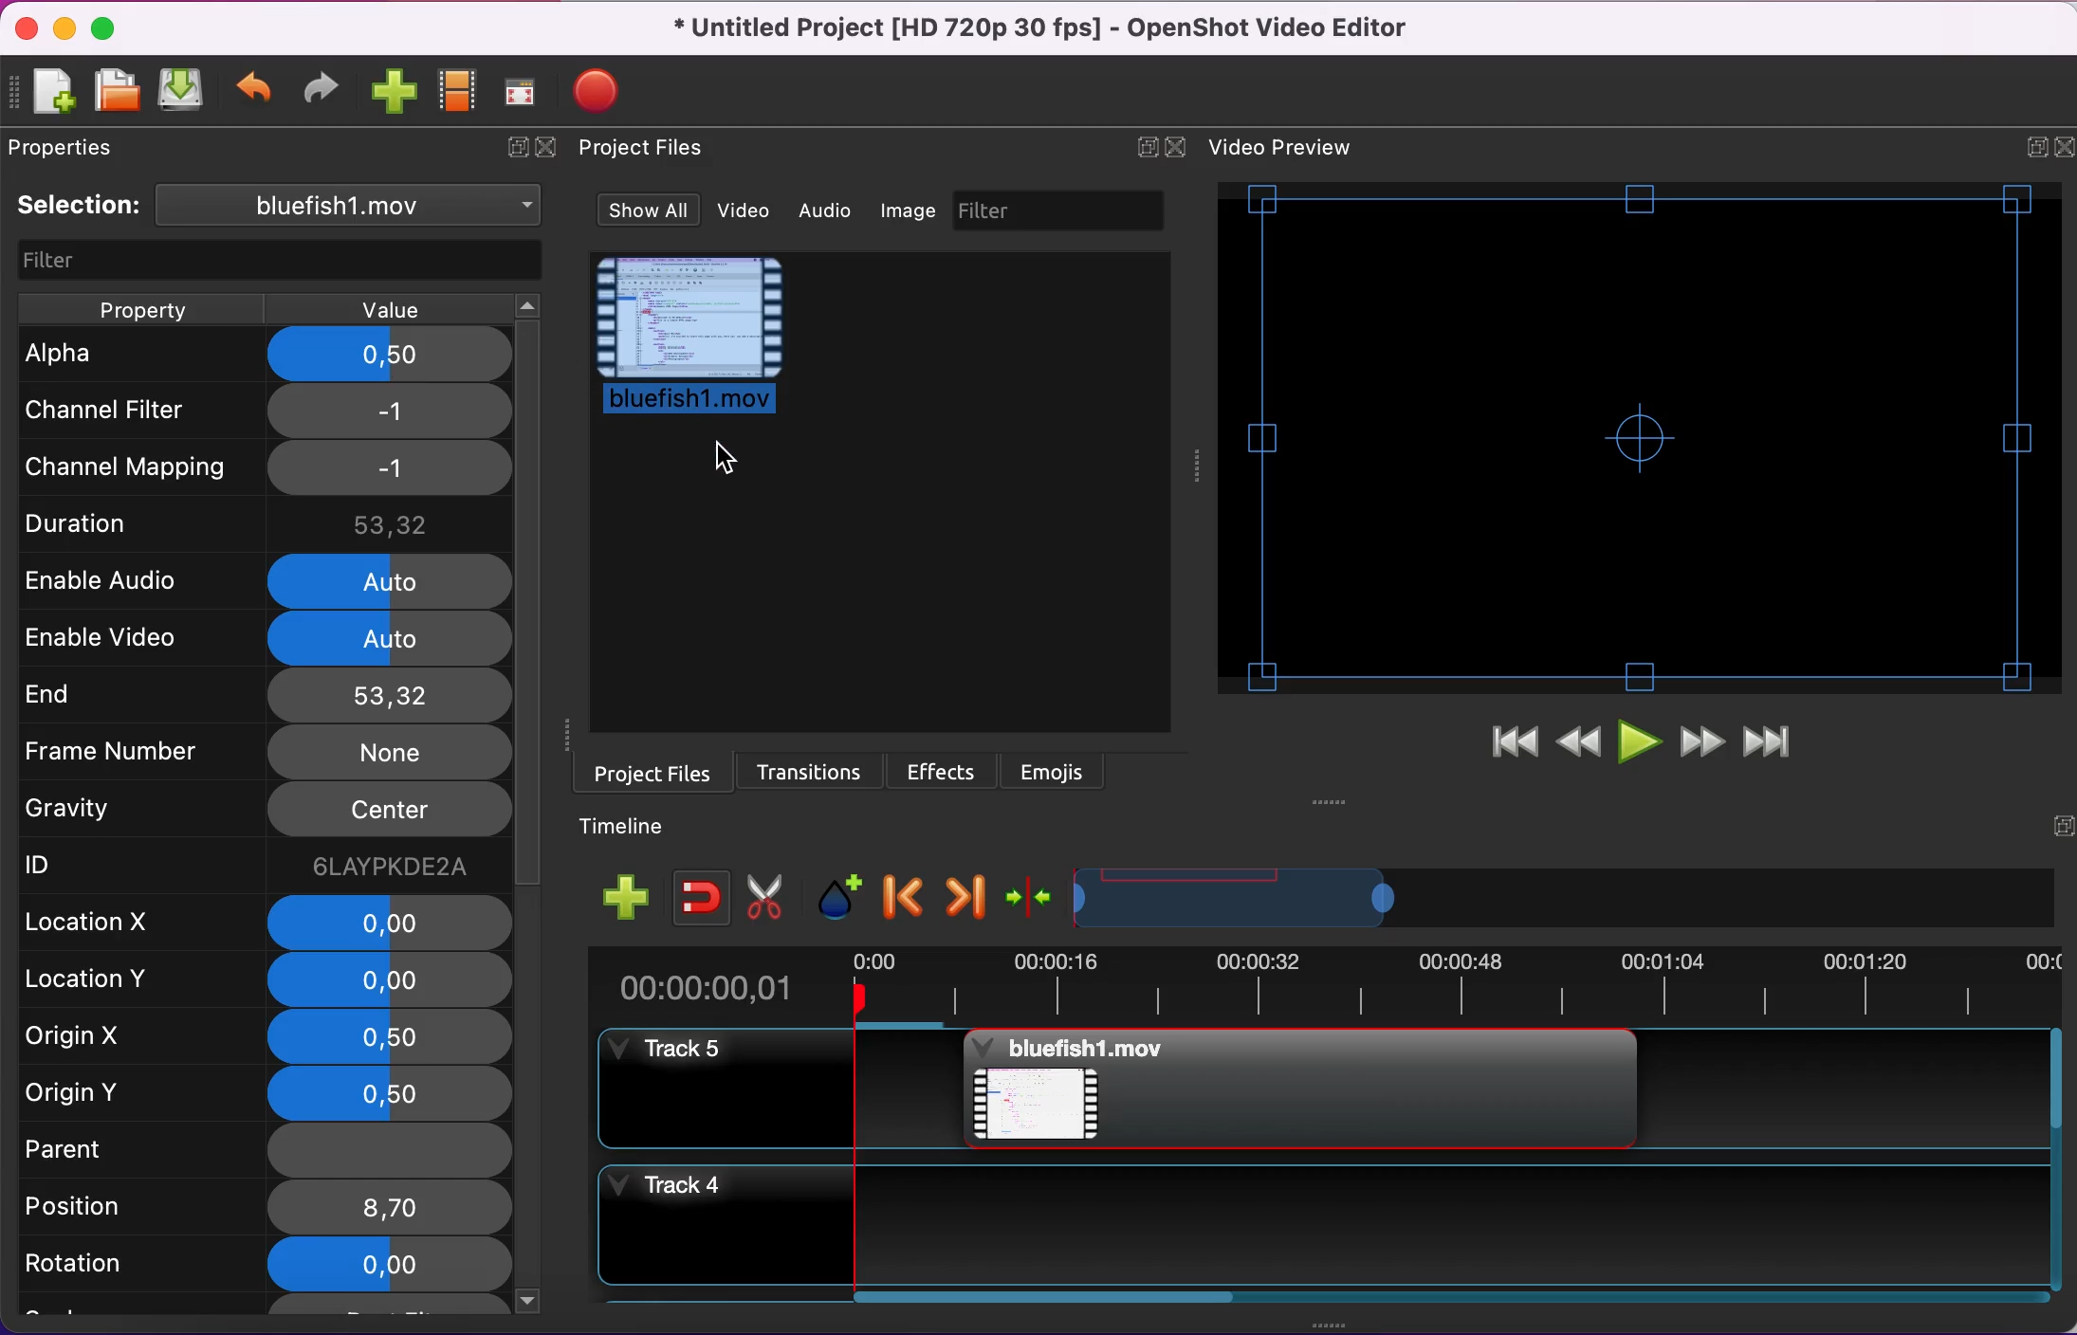 The image size is (2077, 1335). I want to click on Bluefish project file, so click(1298, 1088).